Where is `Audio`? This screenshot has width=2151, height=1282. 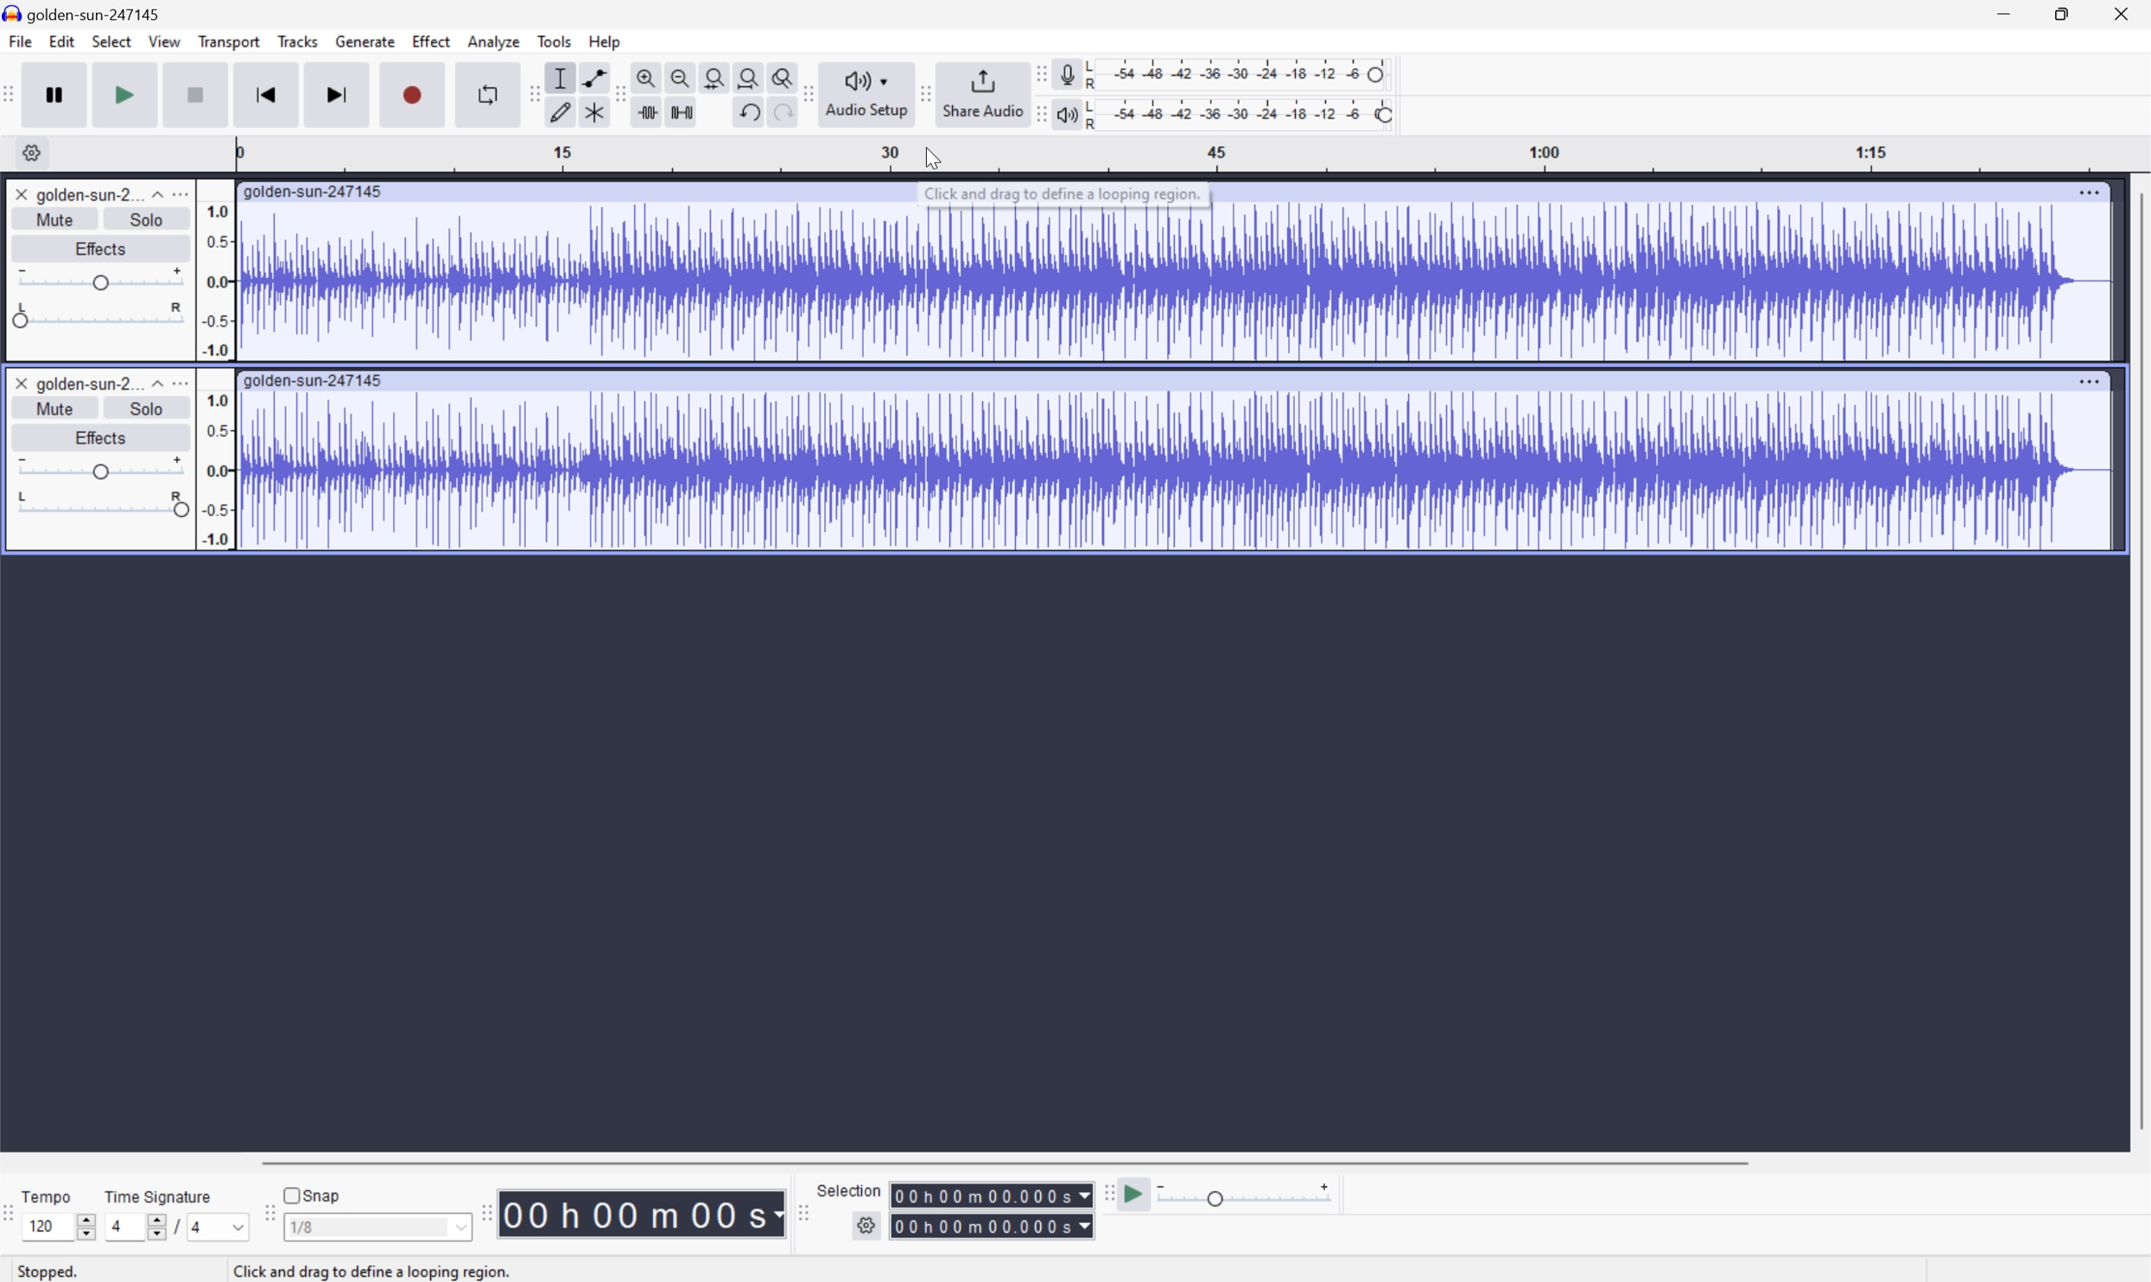
Audio is located at coordinates (1177, 282).